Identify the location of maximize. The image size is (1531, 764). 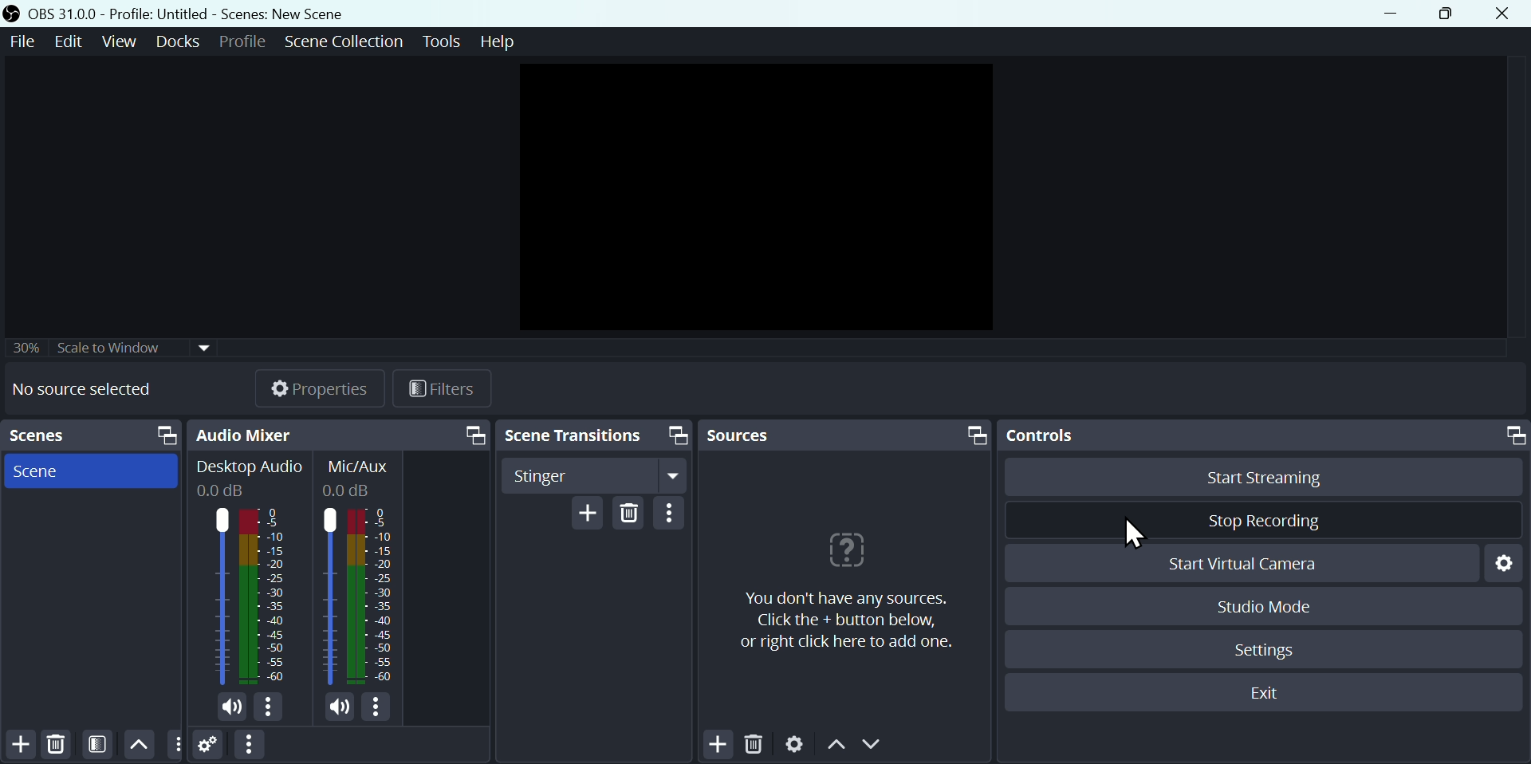
(978, 435).